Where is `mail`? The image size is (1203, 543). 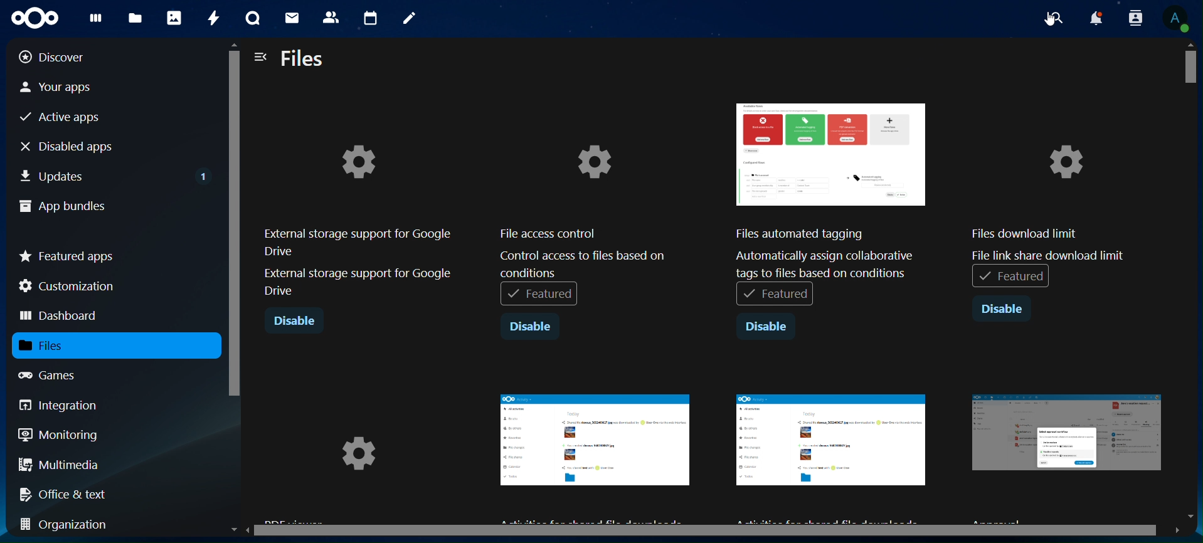 mail is located at coordinates (294, 19).